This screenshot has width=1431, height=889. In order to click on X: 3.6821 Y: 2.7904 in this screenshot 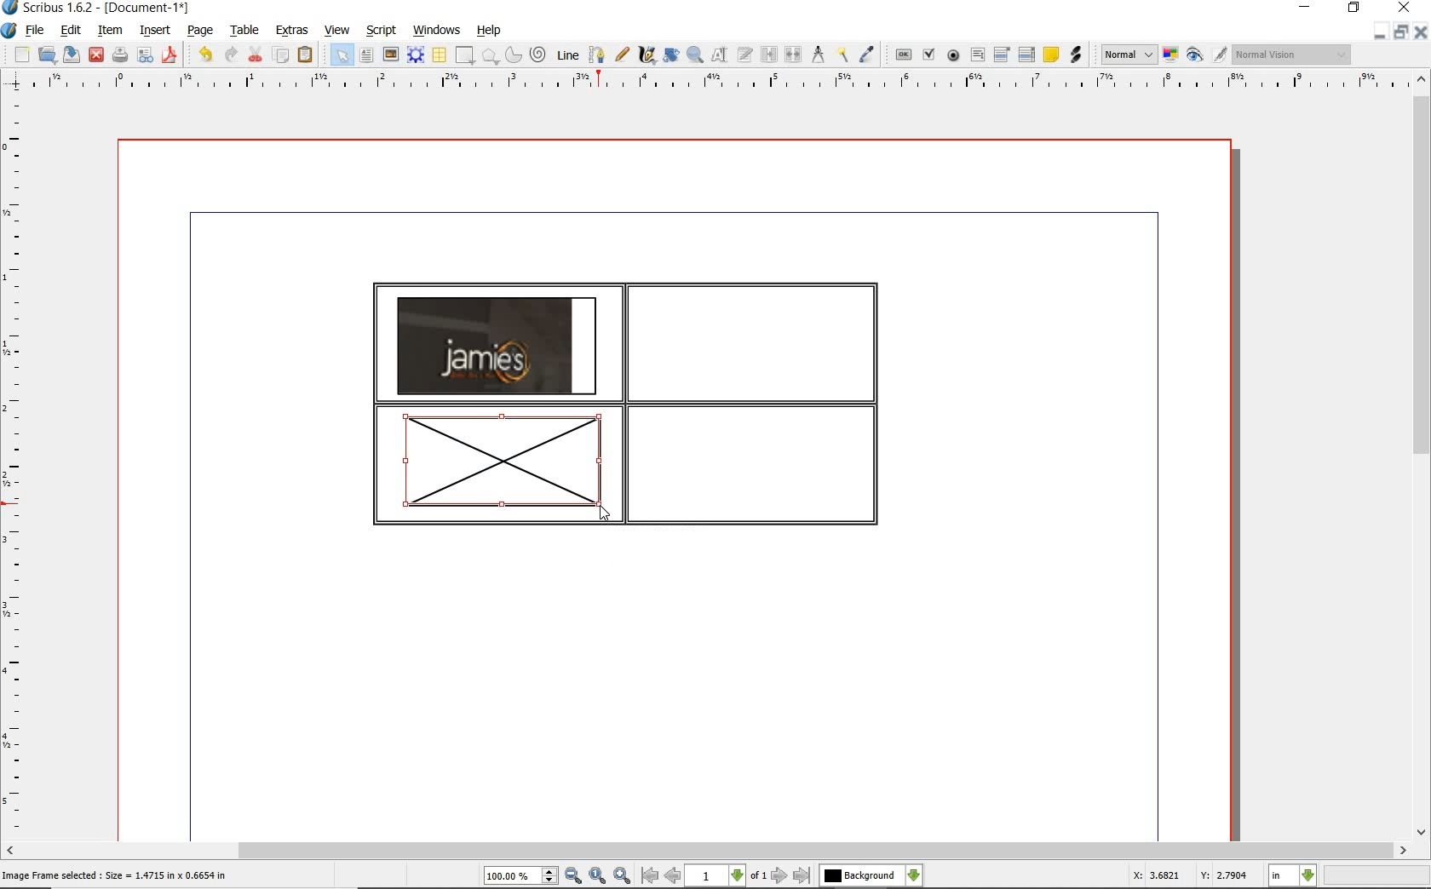, I will do `click(1189, 876)`.